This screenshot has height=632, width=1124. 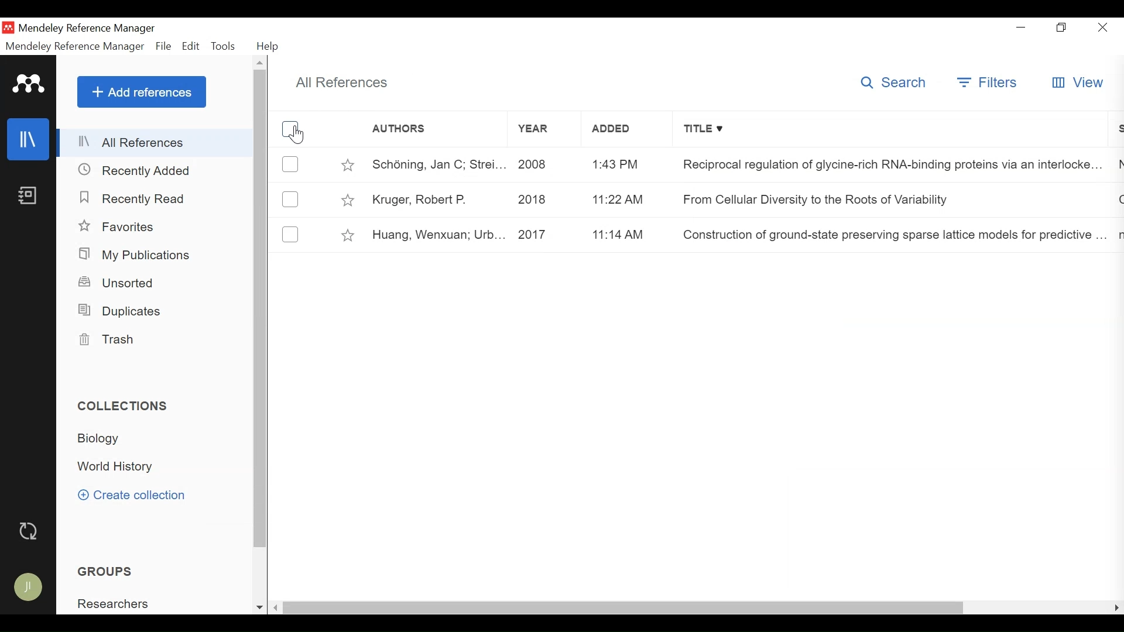 What do you see at coordinates (1076, 84) in the screenshot?
I see `View` at bounding box center [1076, 84].